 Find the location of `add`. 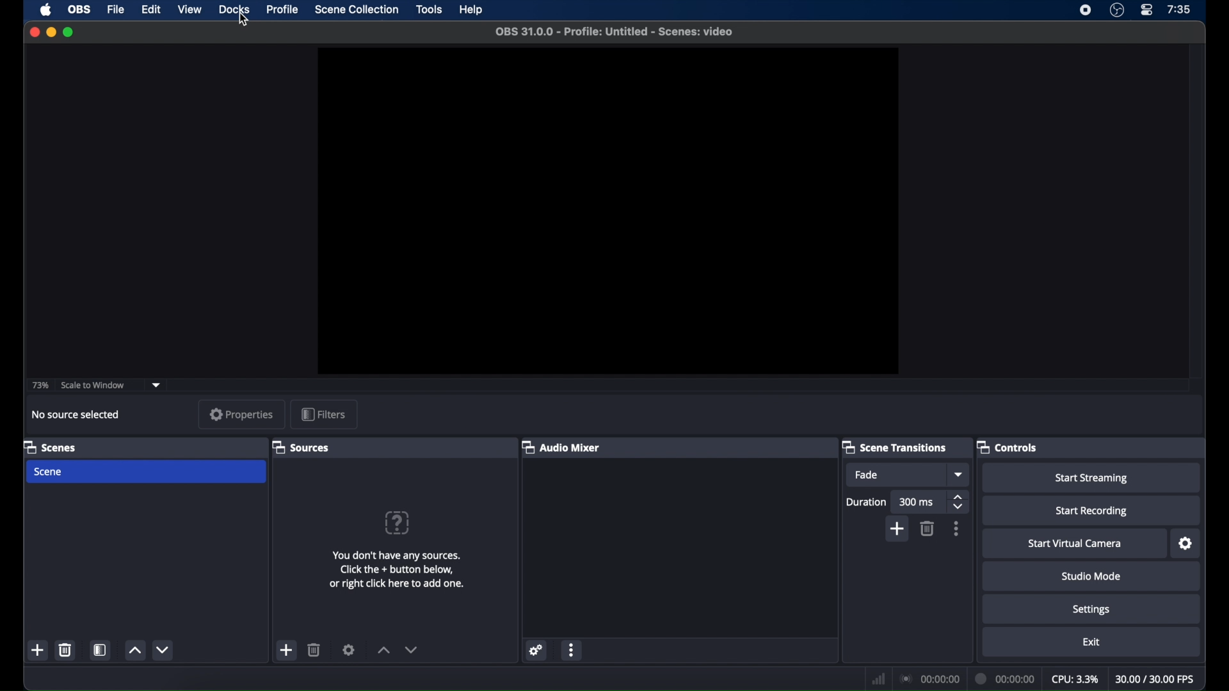

add is located at coordinates (287, 649).